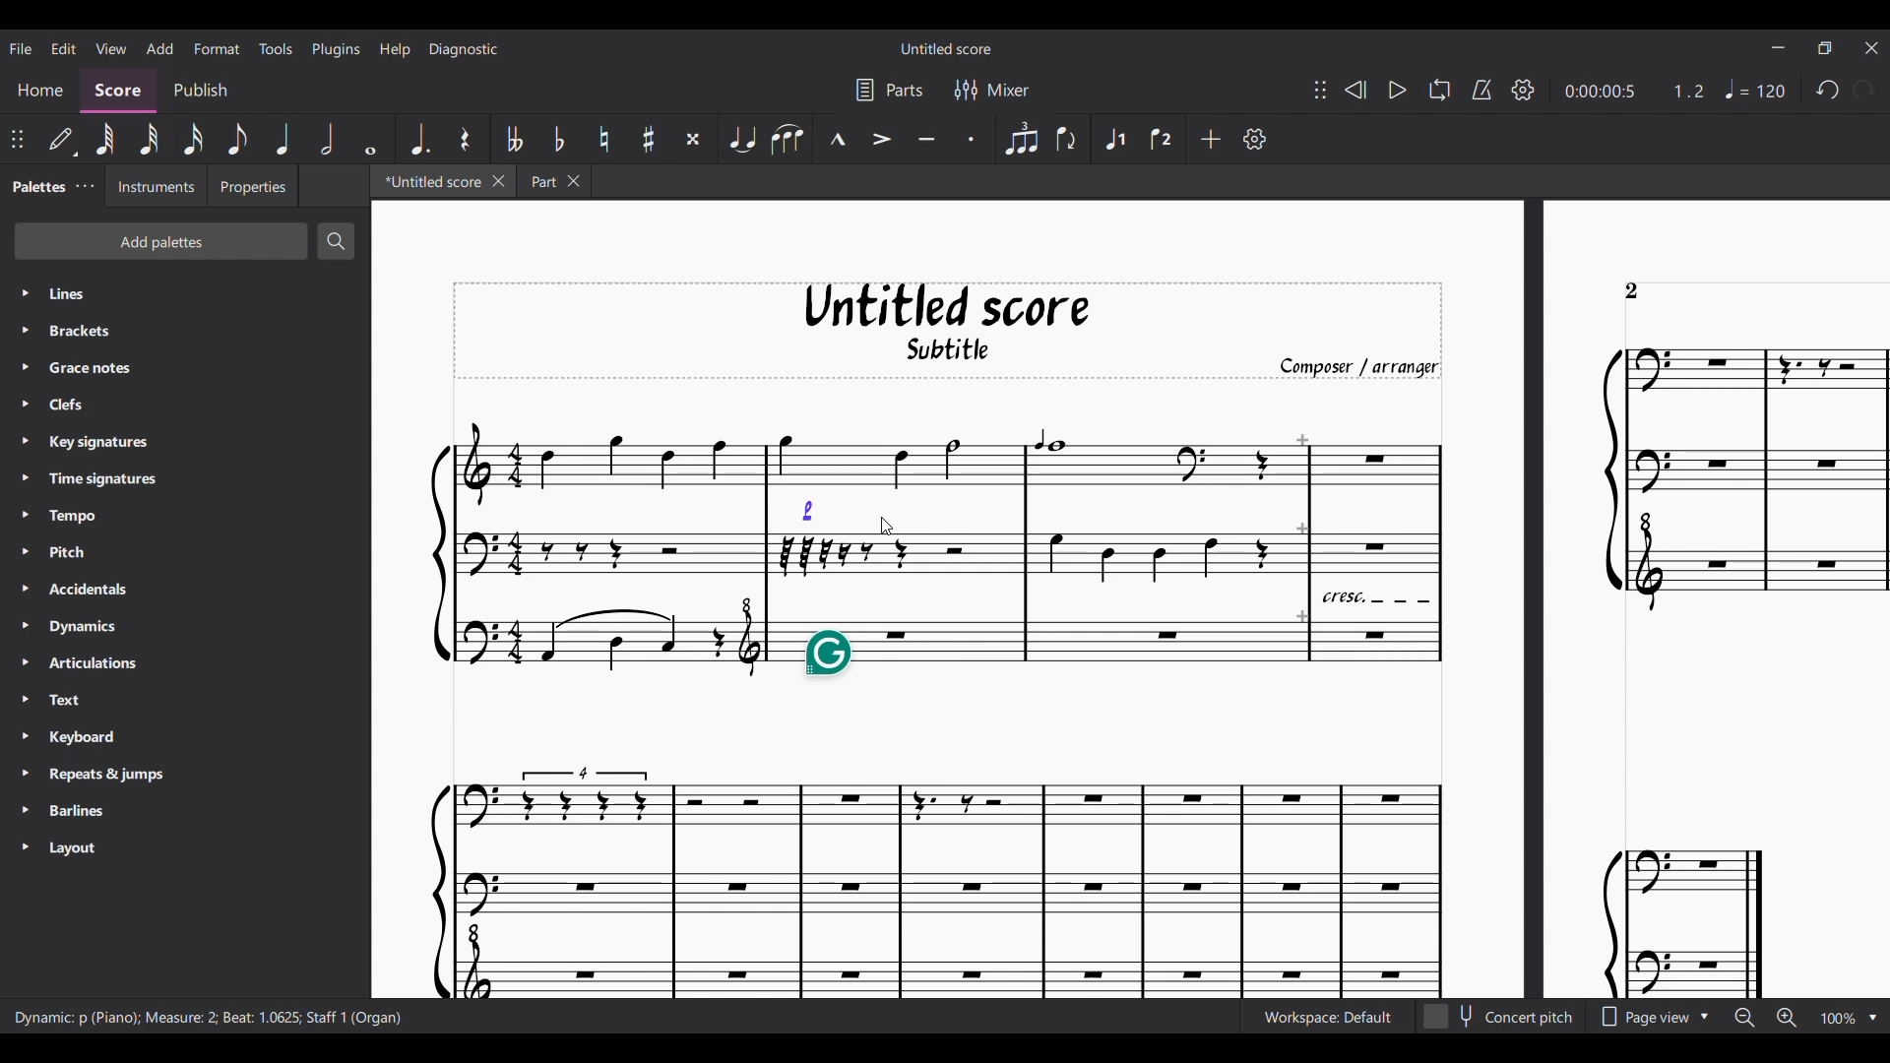  Describe the element at coordinates (159, 48) in the screenshot. I see `Add menu` at that location.